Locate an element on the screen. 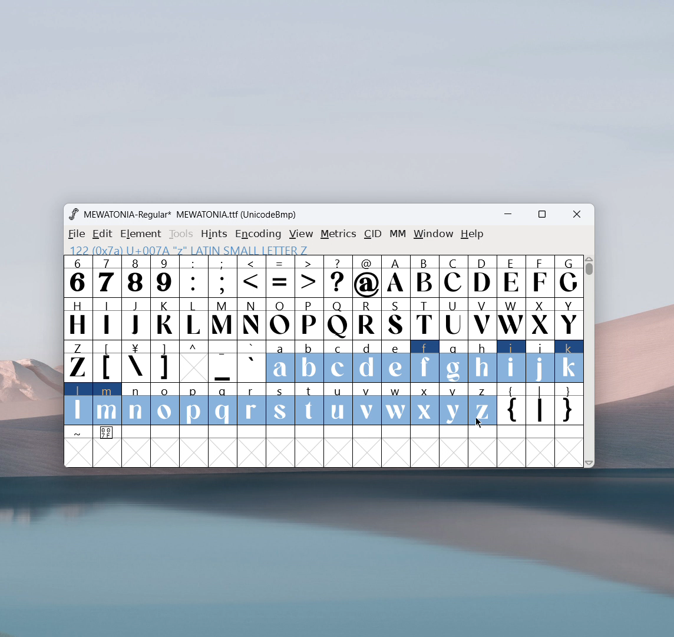 This screenshot has height=637, width=674. g is located at coordinates (454, 360).